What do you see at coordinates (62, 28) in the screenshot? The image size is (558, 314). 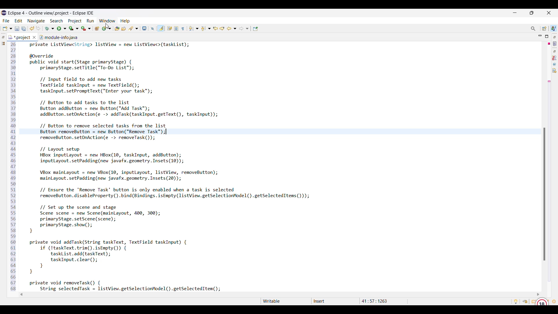 I see `Run options` at bounding box center [62, 28].